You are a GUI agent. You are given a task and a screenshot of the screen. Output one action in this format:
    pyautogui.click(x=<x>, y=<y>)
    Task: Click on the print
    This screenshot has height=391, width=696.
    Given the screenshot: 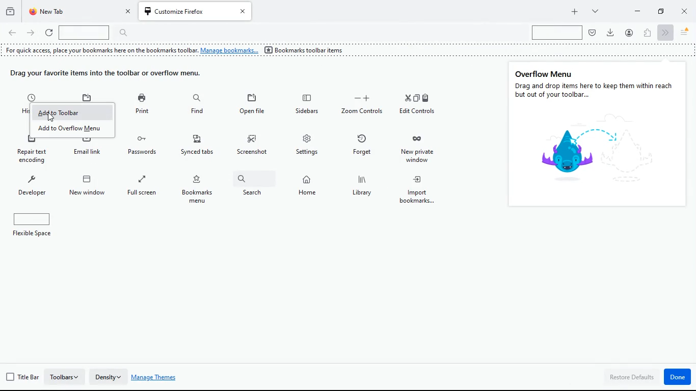 What is the action you would take?
    pyautogui.click(x=142, y=105)
    